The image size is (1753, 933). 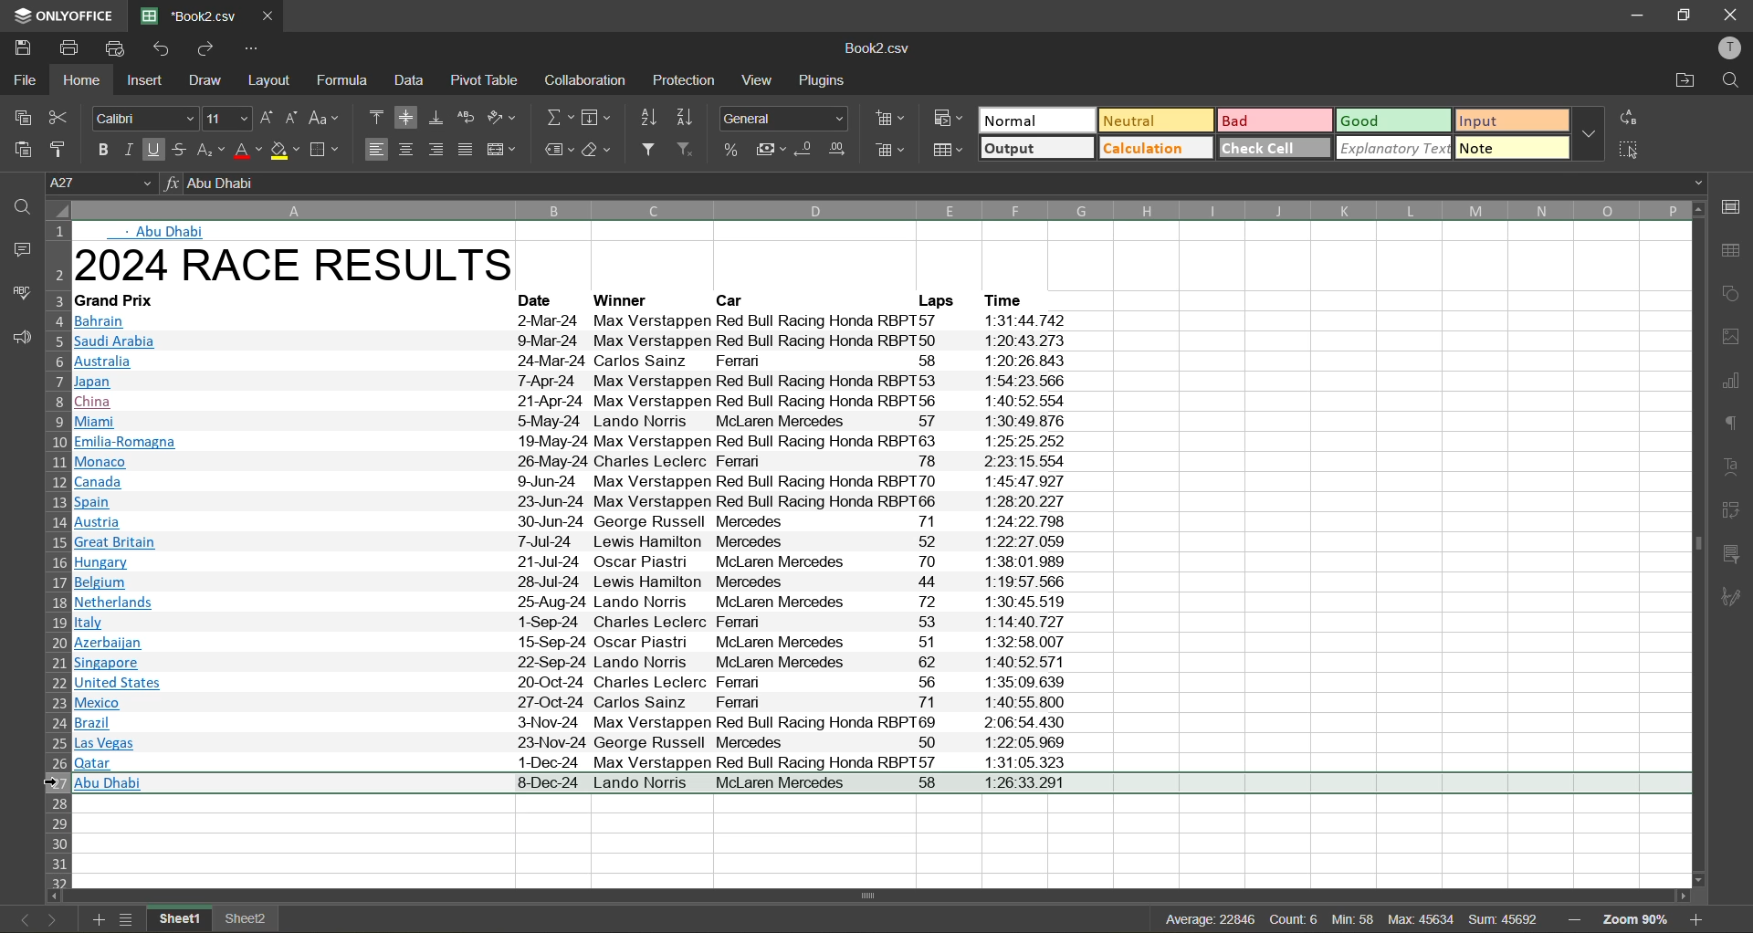 I want to click on move down, so click(x=1694, y=880).